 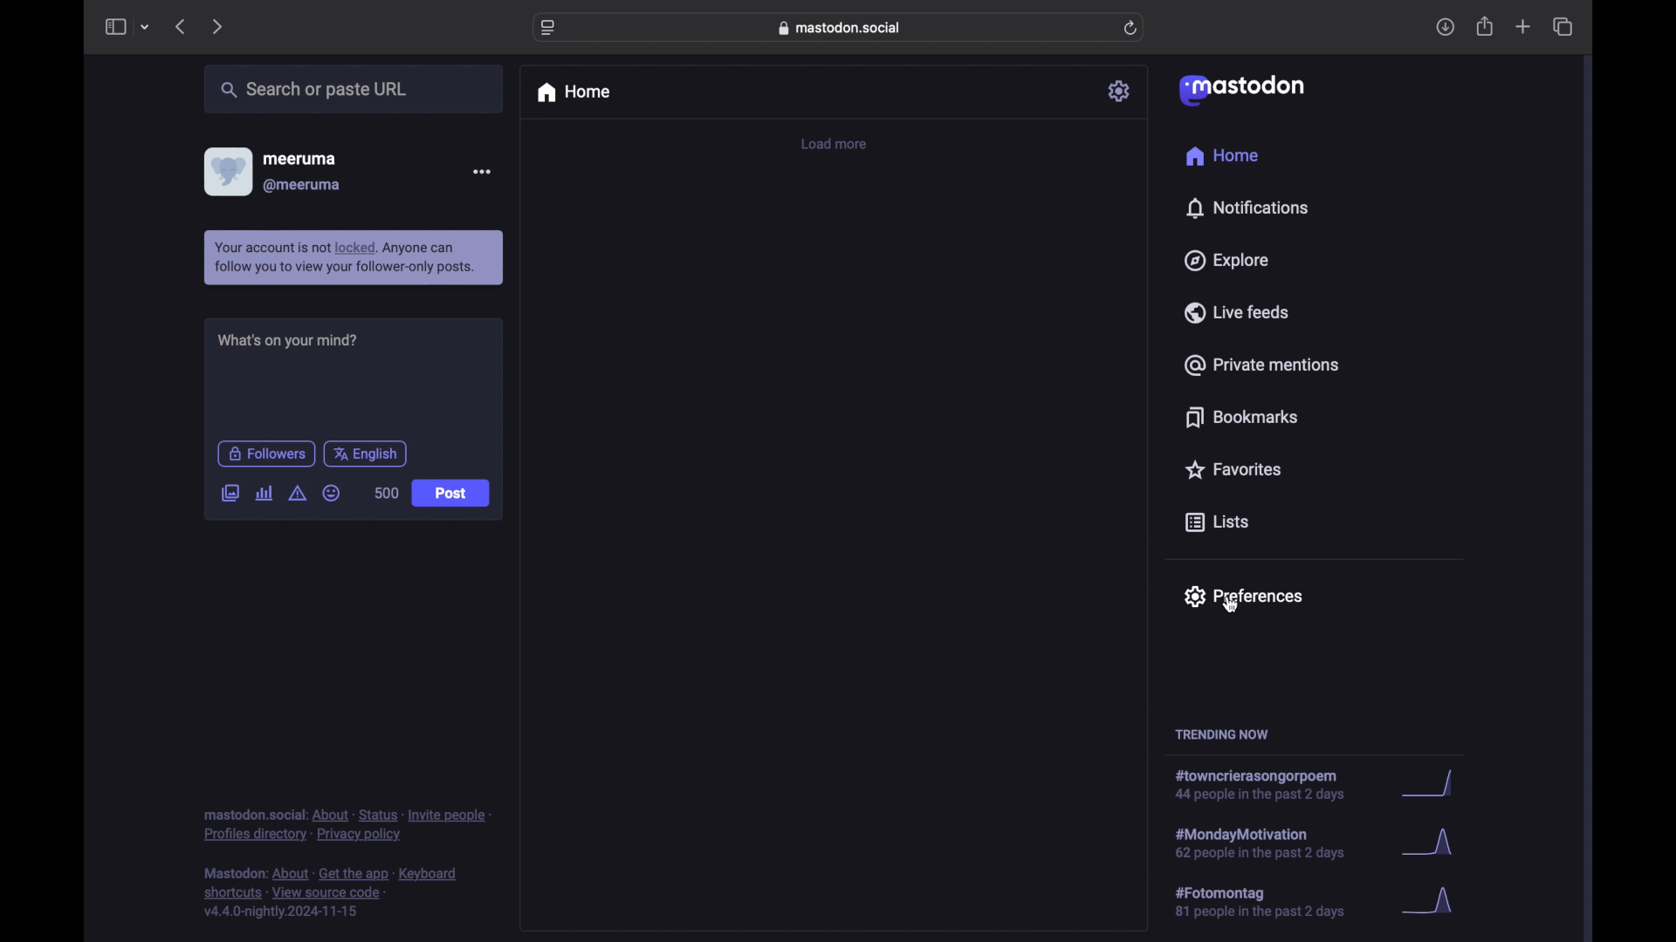 What do you see at coordinates (1486, 26) in the screenshot?
I see `share` at bounding box center [1486, 26].